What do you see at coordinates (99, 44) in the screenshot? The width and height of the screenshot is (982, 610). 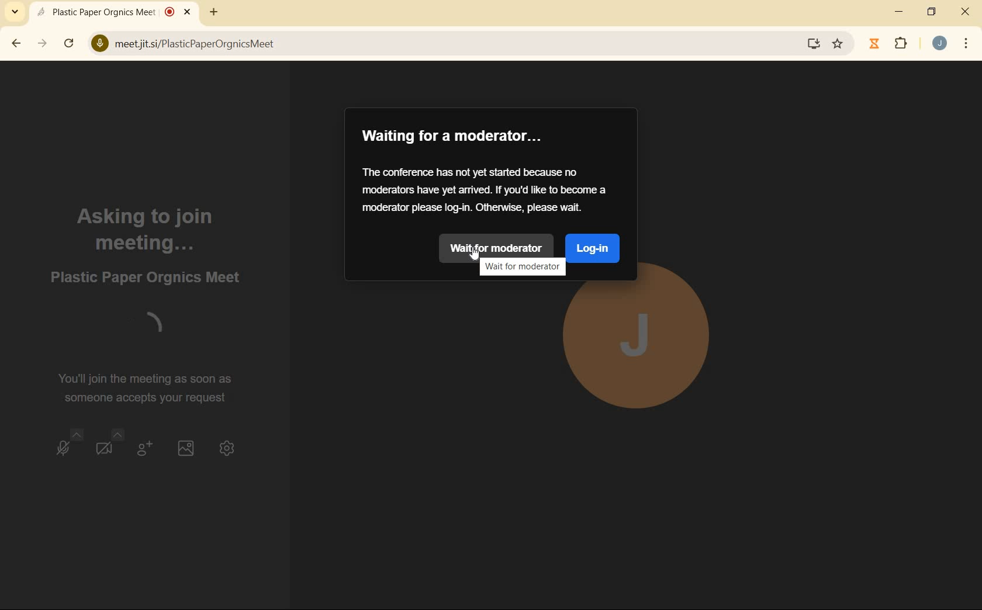 I see `View site information` at bounding box center [99, 44].